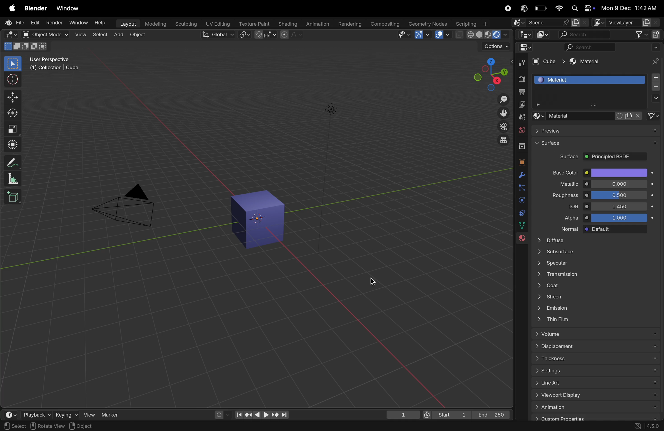  I want to click on rendering, so click(350, 24).